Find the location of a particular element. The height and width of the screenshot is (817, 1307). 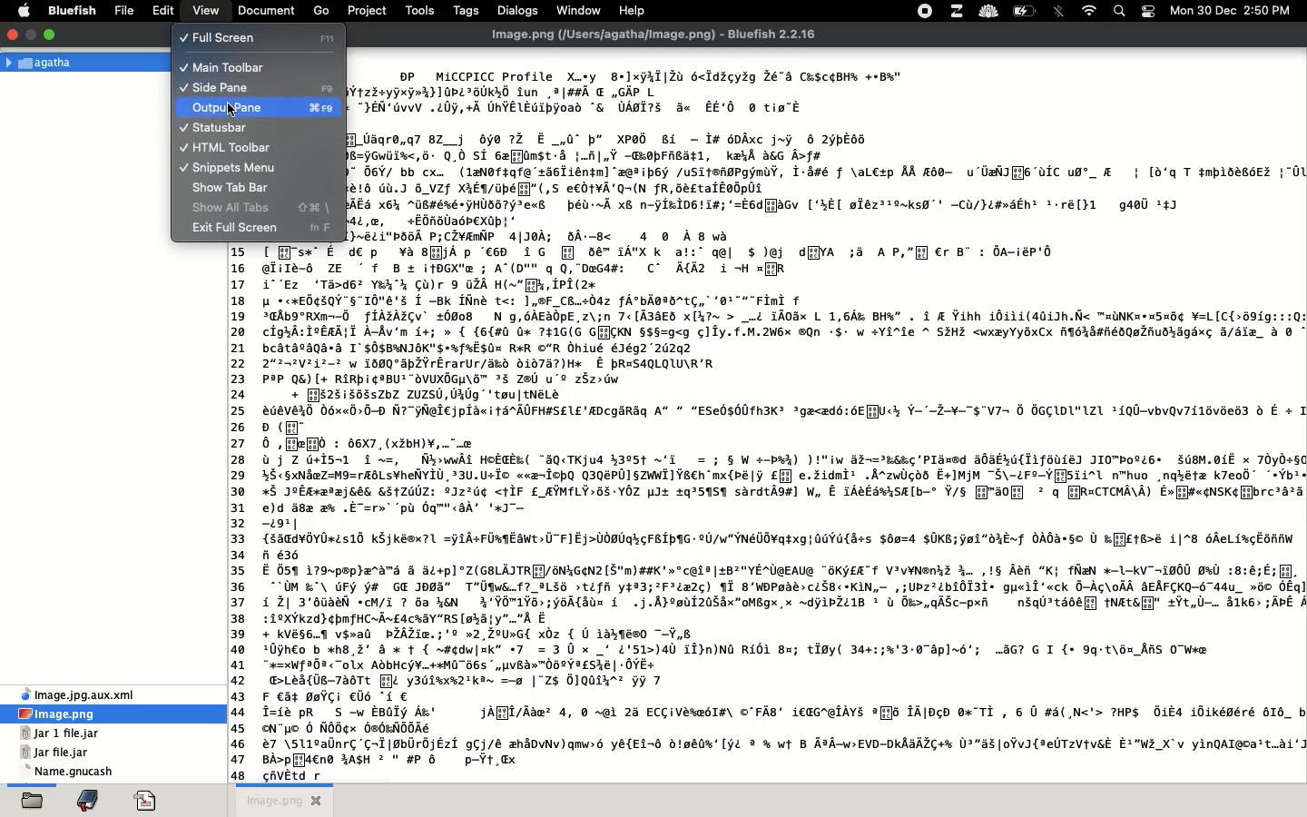

bluetooth is located at coordinates (1061, 13).